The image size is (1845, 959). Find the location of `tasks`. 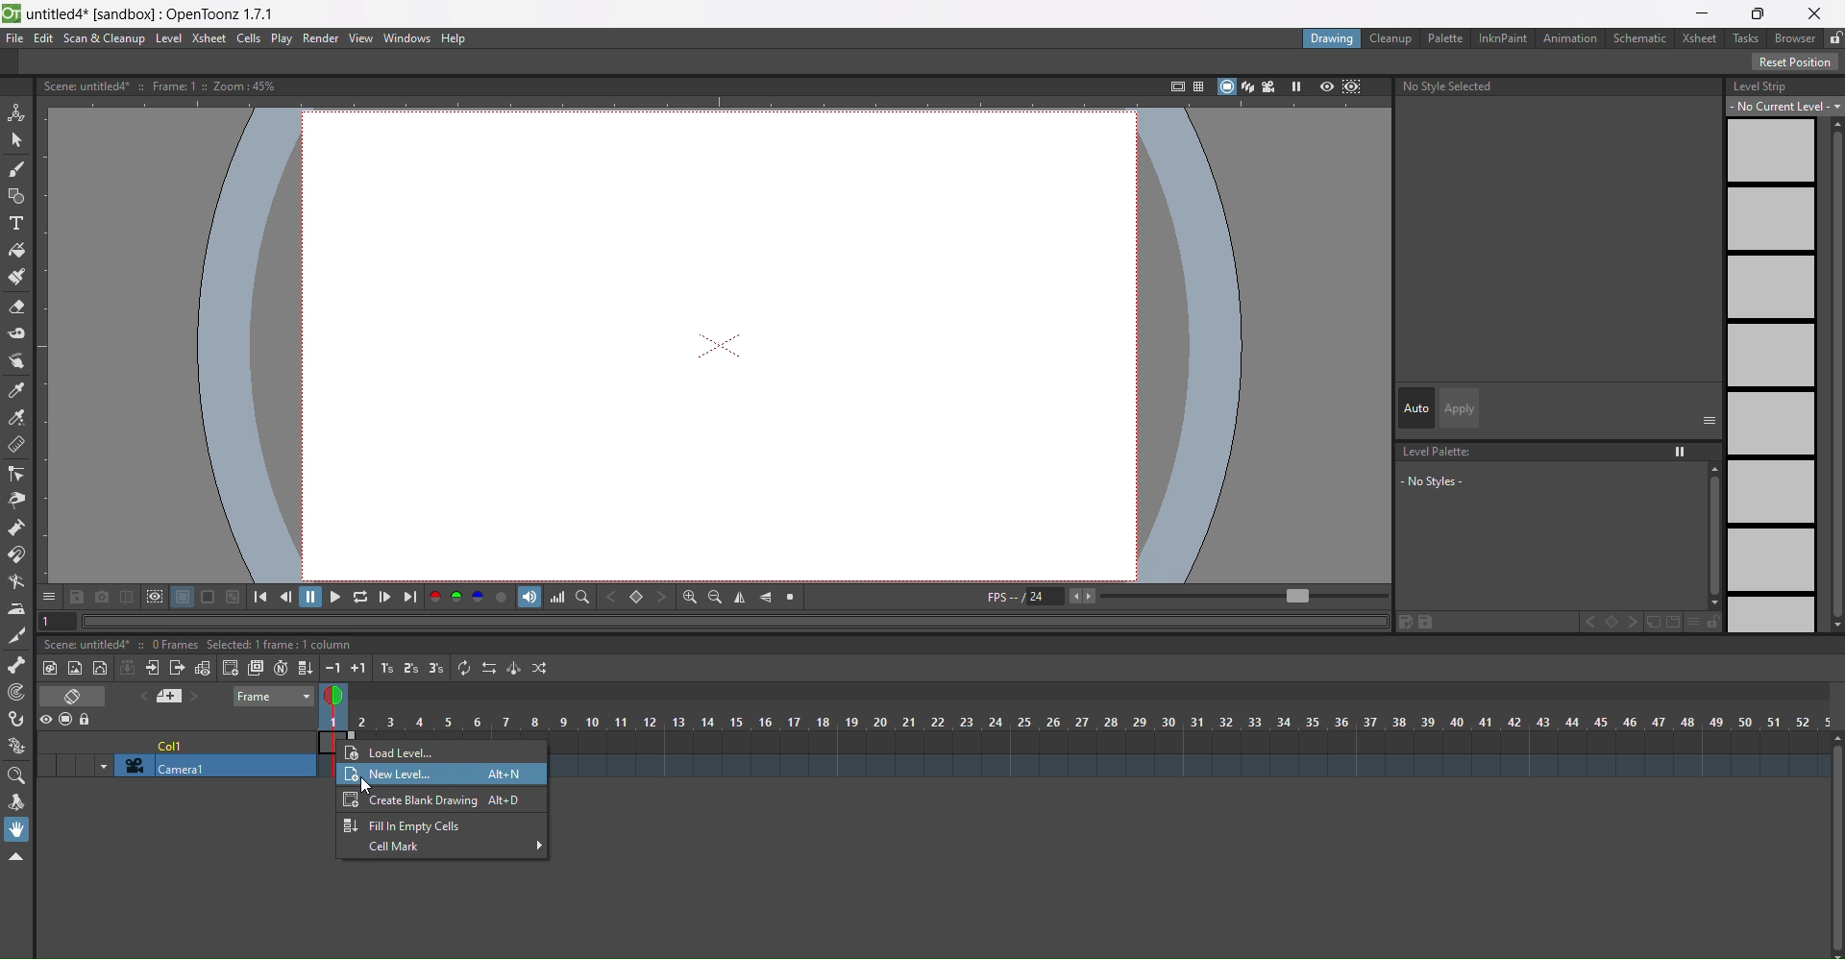

tasks is located at coordinates (1745, 39).